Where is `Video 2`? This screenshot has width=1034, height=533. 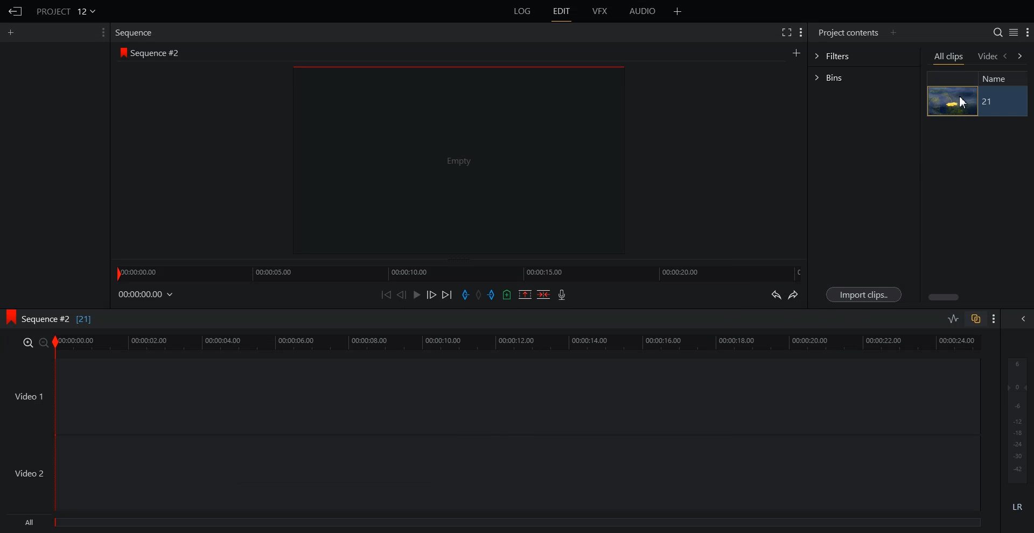
Video 2 is located at coordinates (492, 474).